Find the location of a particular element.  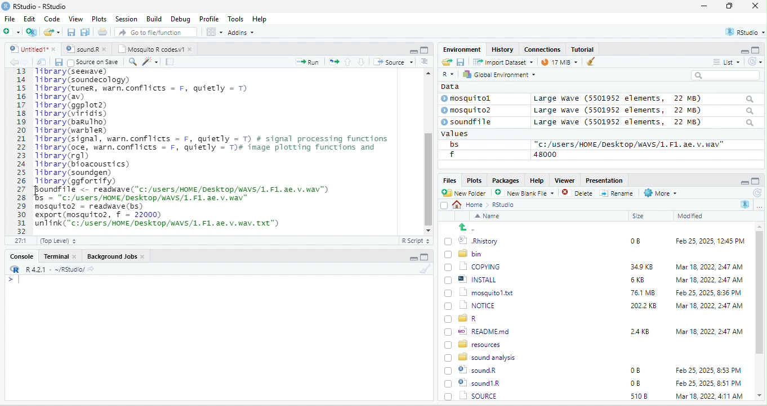

bs is located at coordinates (452, 144).